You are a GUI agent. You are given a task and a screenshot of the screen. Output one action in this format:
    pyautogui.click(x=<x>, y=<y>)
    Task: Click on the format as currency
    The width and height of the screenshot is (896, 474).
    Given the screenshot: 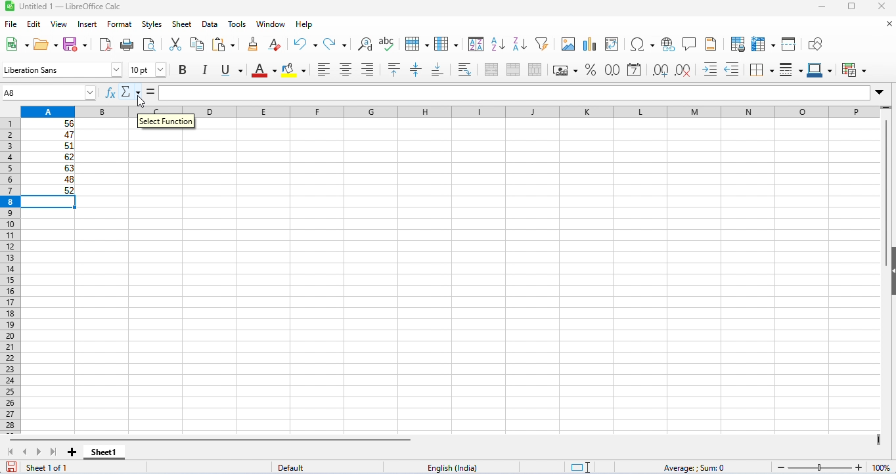 What is the action you would take?
    pyautogui.click(x=565, y=70)
    